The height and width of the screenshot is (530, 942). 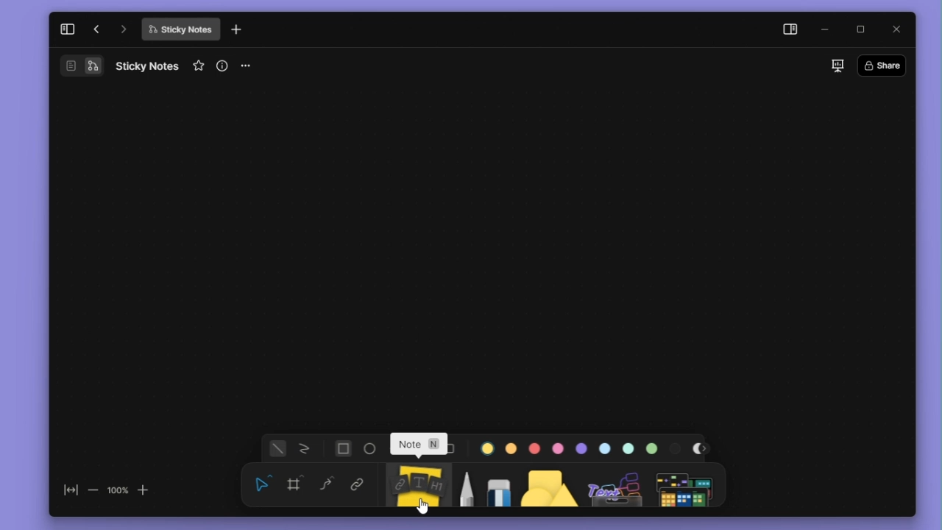 I want to click on more, so click(x=249, y=65).